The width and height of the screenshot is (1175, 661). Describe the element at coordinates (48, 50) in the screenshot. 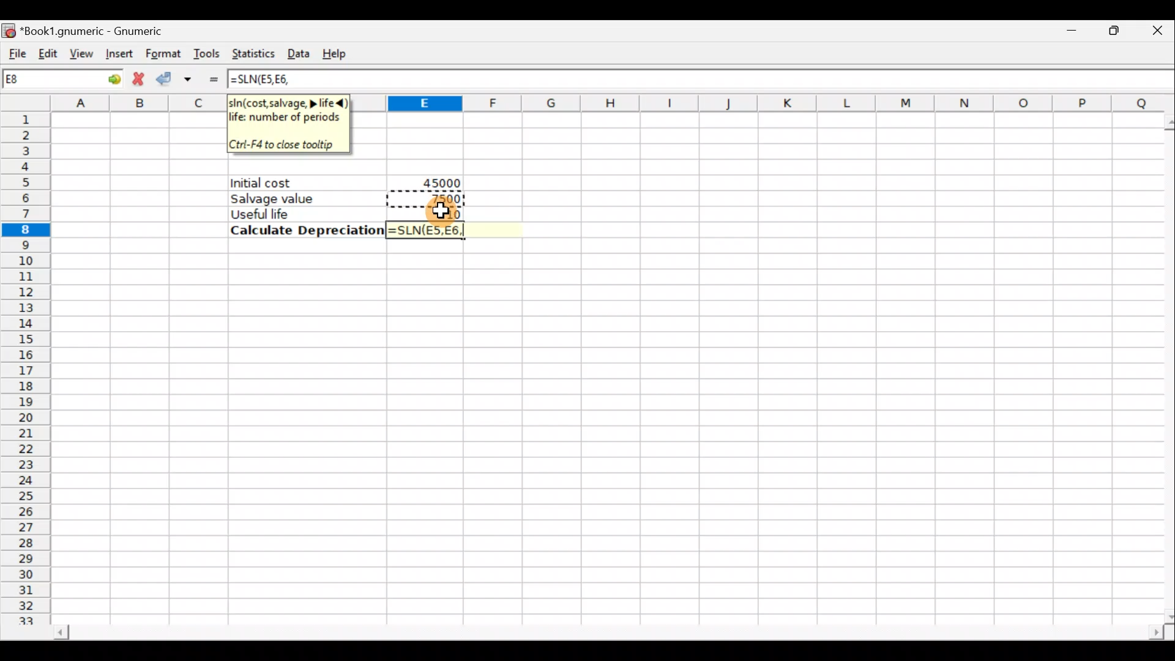

I see `Edit` at that location.